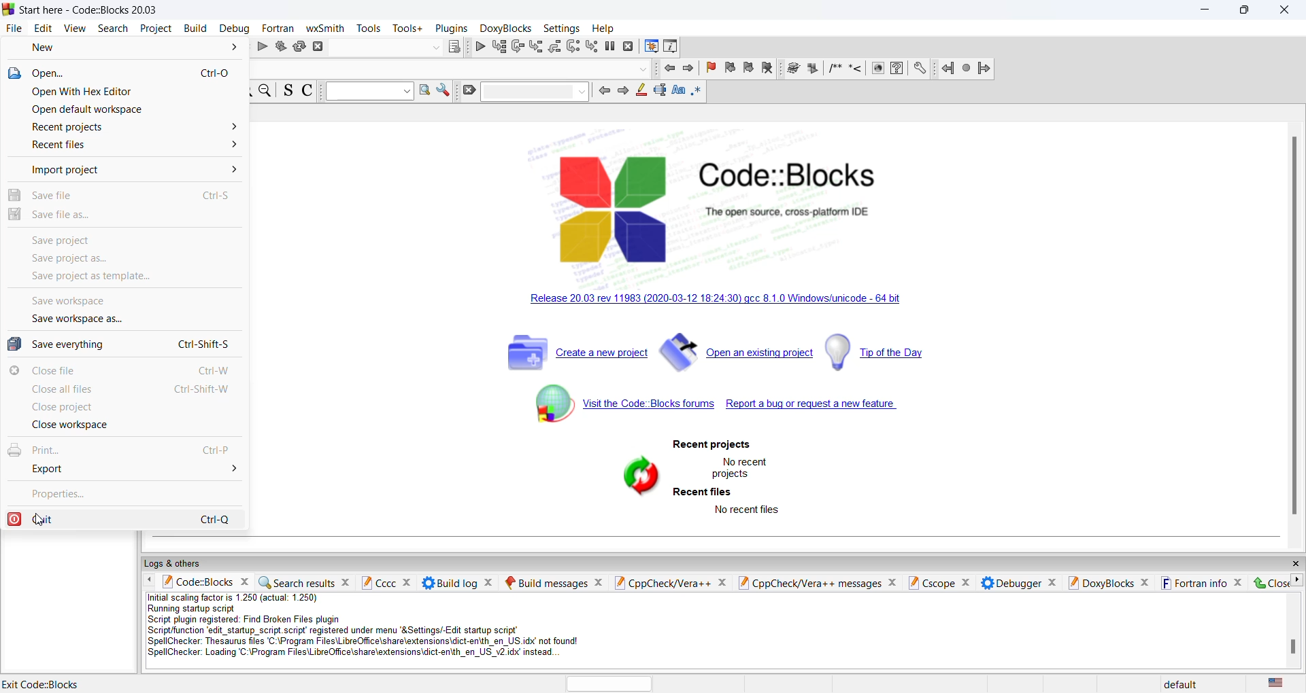  I want to click on close, so click(1267, 582).